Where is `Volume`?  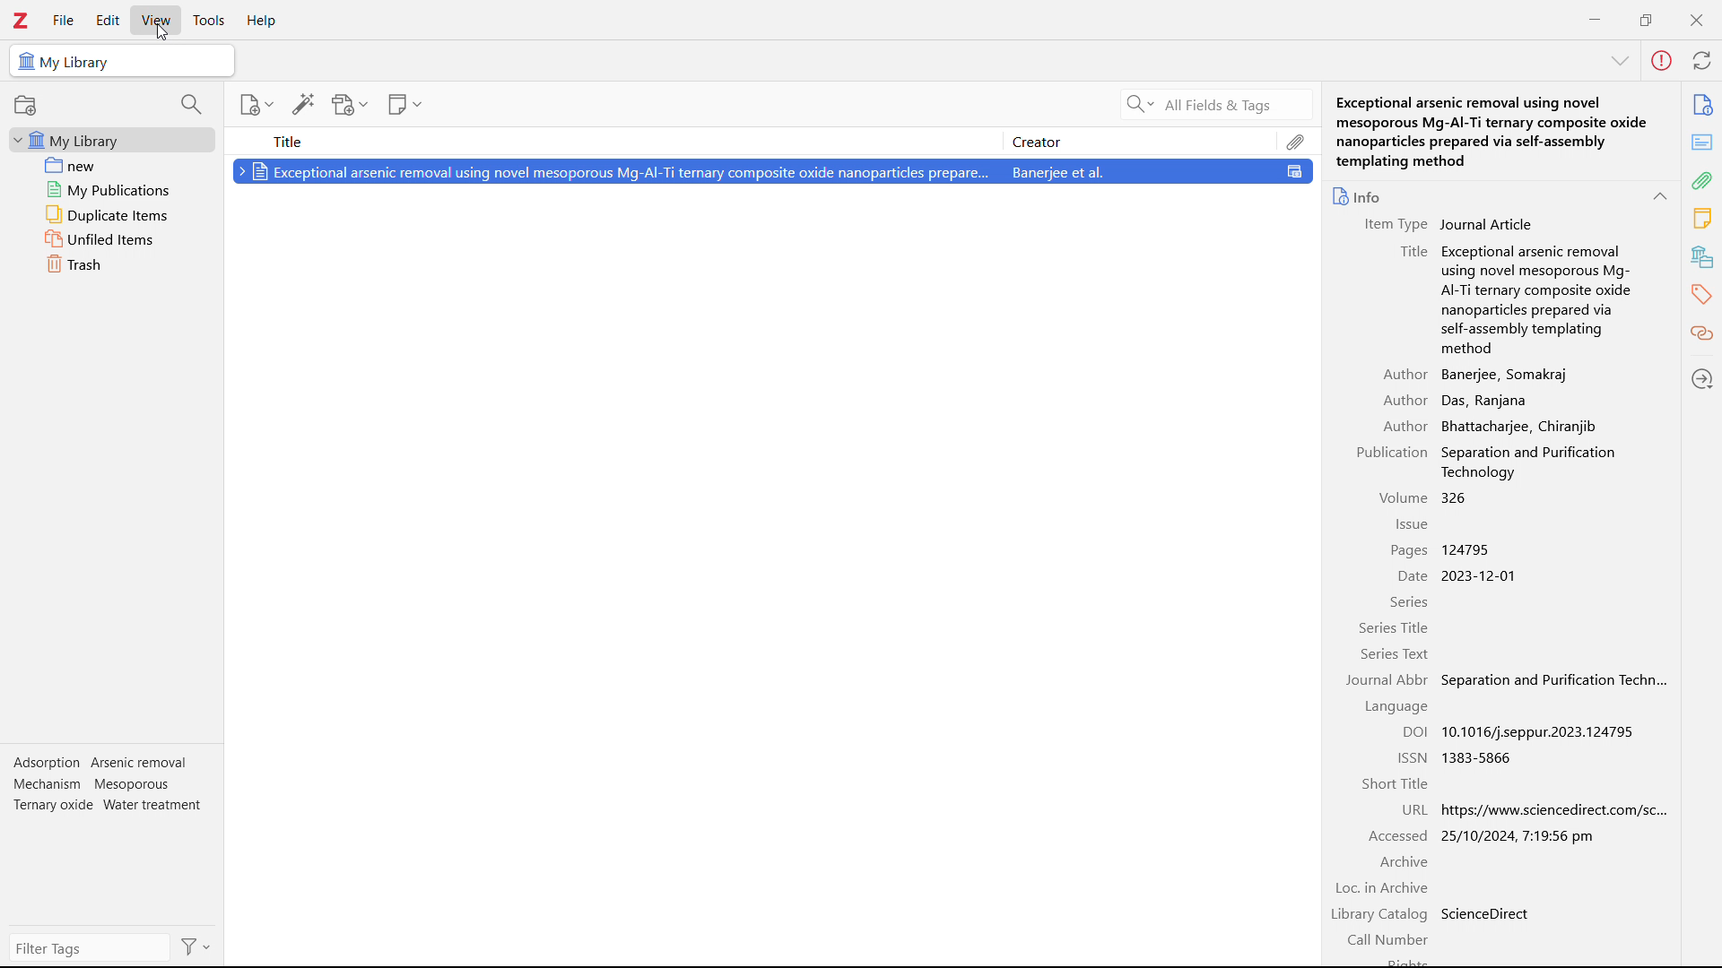
Volume is located at coordinates (1404, 497).